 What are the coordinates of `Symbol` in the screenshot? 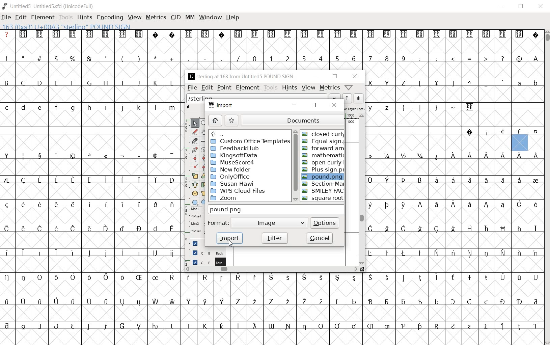 It's located at (8, 229).